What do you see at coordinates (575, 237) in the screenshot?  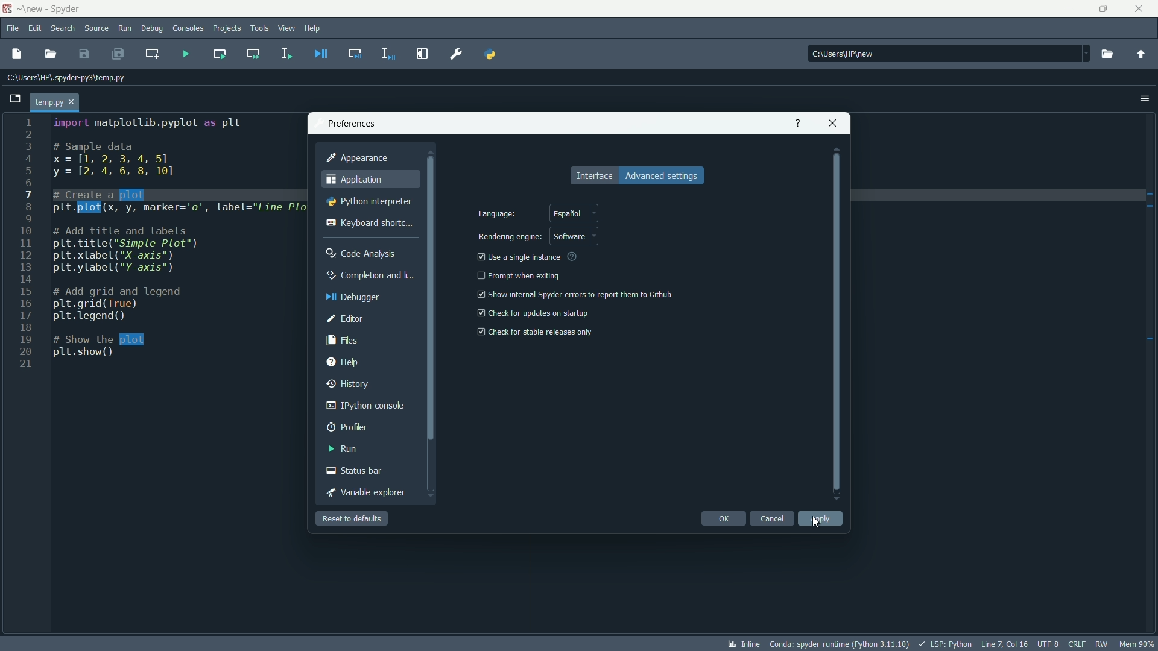 I see `software` at bounding box center [575, 237].